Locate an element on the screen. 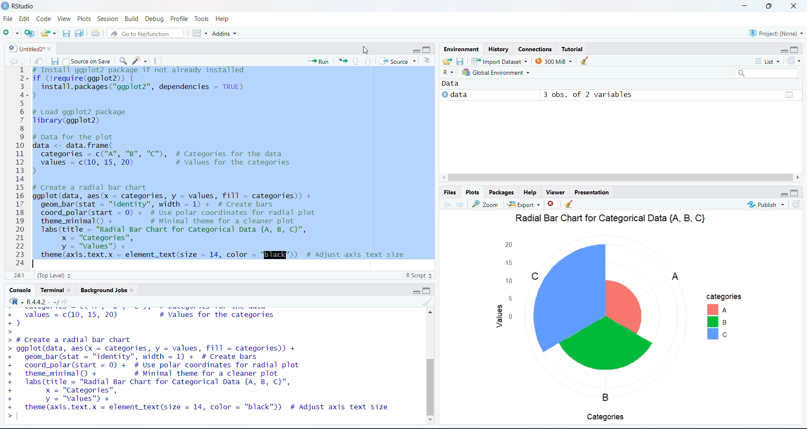 The width and height of the screenshot is (807, 429). hide r  script is located at coordinates (781, 50).